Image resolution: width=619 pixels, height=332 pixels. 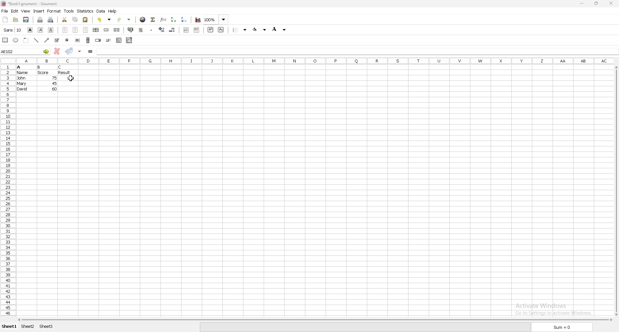 I want to click on open, so click(x=16, y=20).